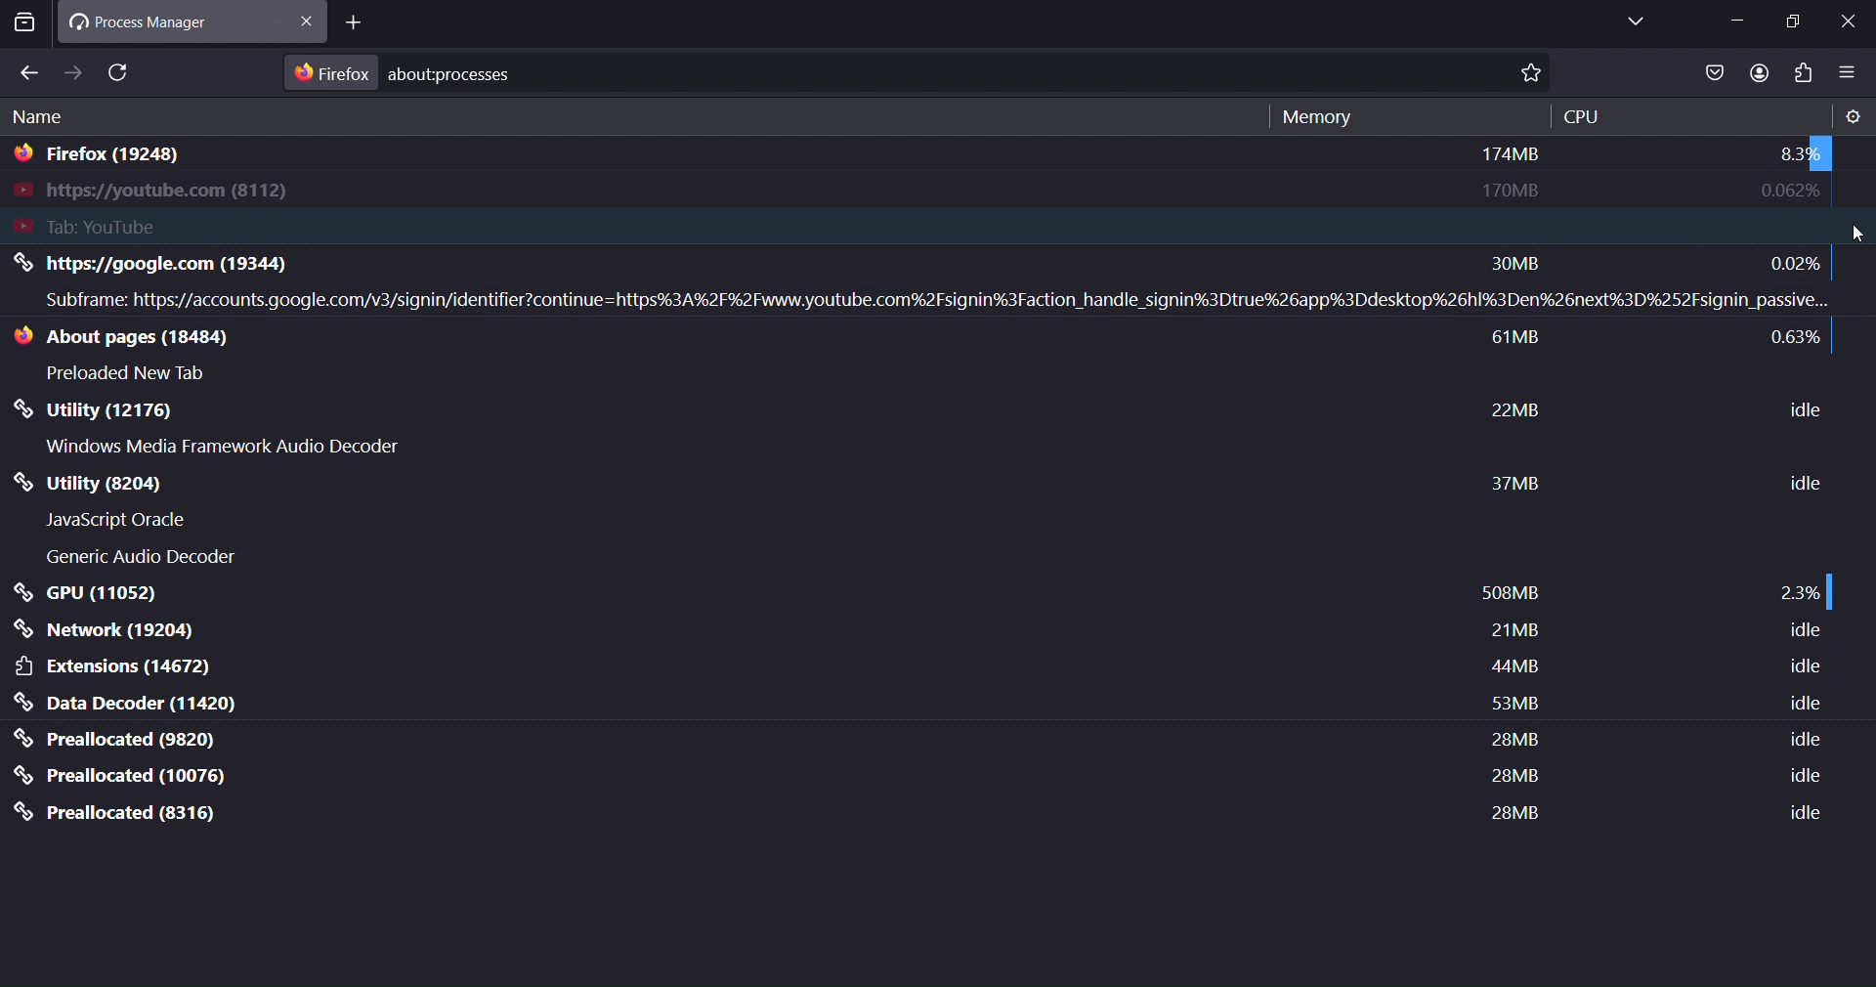 Image resolution: width=1876 pixels, height=987 pixels. I want to click on cursor, so click(1859, 235).